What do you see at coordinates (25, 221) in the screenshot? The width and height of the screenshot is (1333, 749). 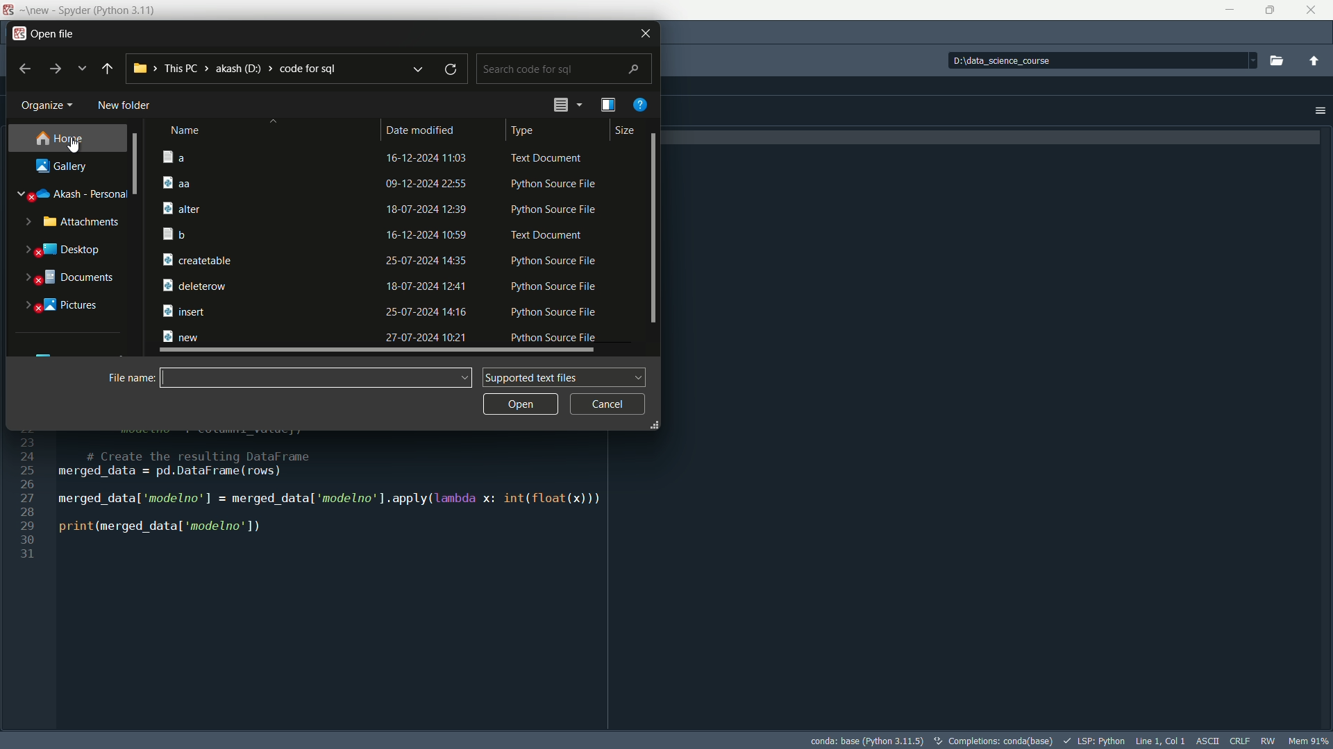 I see `expand` at bounding box center [25, 221].